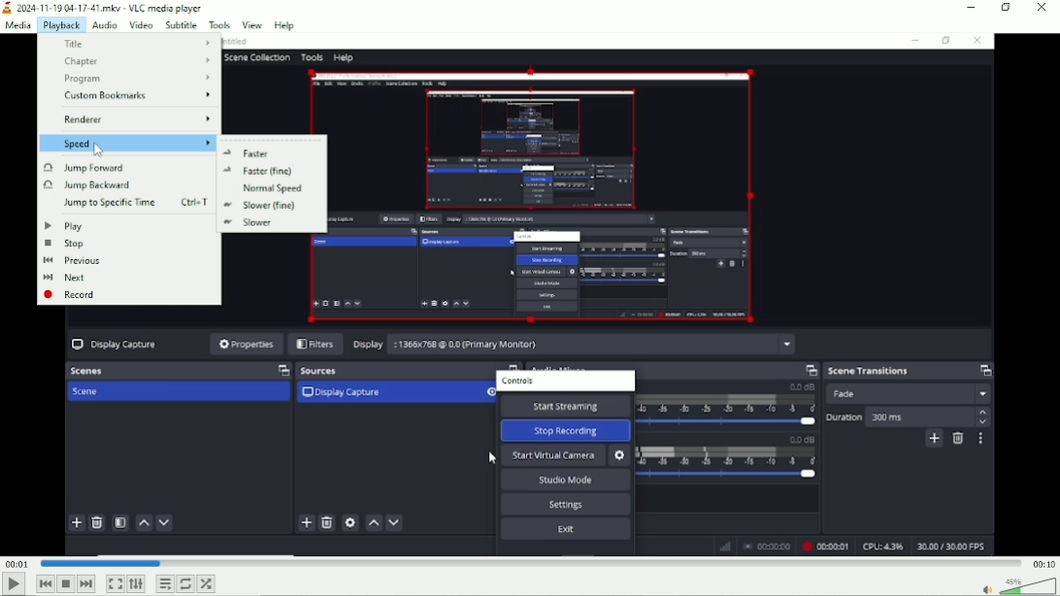 This screenshot has width=1060, height=596. Describe the element at coordinates (1008, 9) in the screenshot. I see `restore down` at that location.